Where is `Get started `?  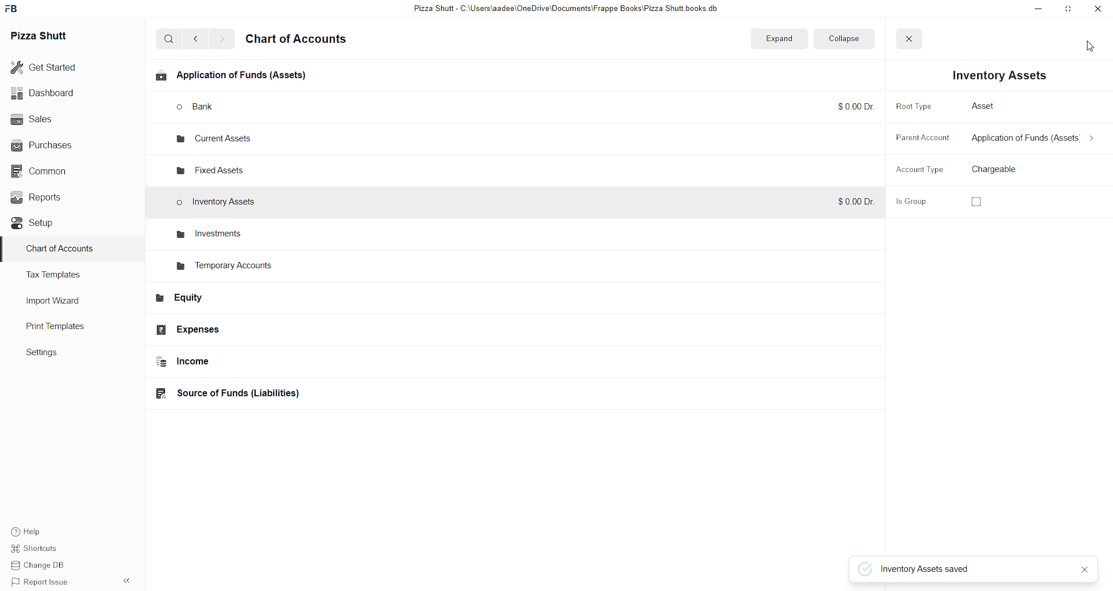
Get started  is located at coordinates (50, 67).